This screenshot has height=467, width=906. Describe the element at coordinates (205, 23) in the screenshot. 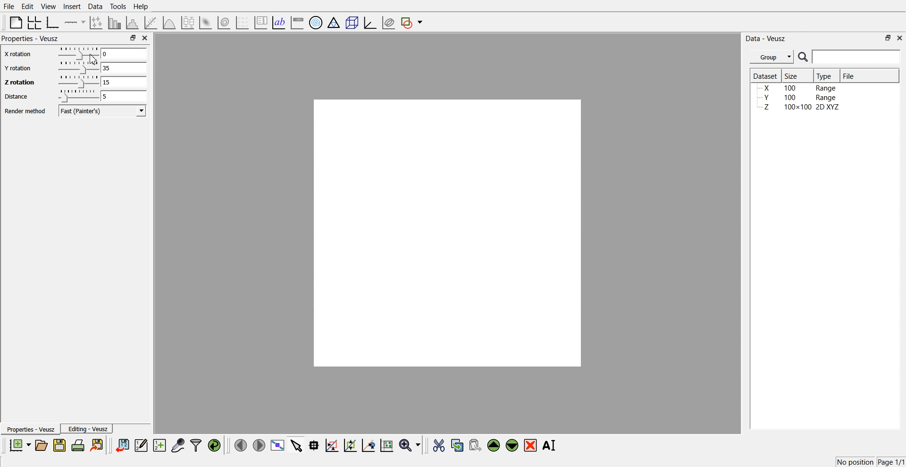

I see `3D Surface` at that location.